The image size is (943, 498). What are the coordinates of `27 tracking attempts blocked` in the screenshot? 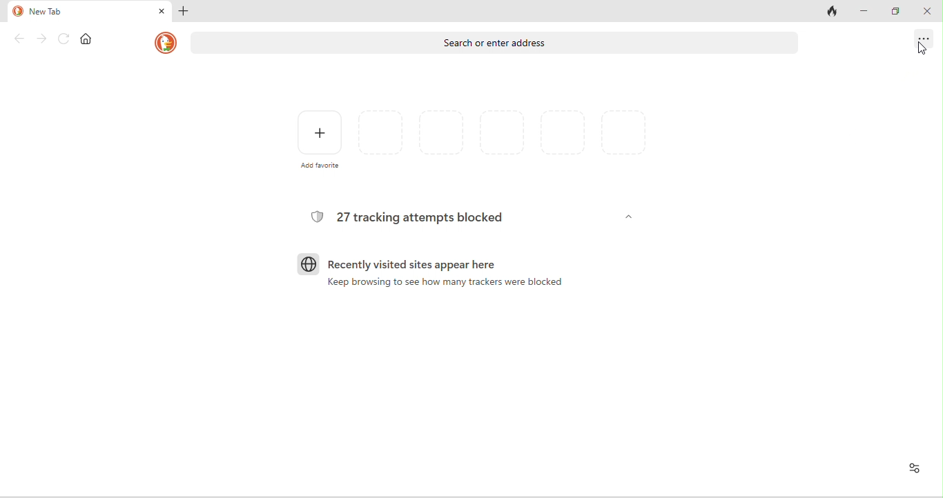 It's located at (425, 216).